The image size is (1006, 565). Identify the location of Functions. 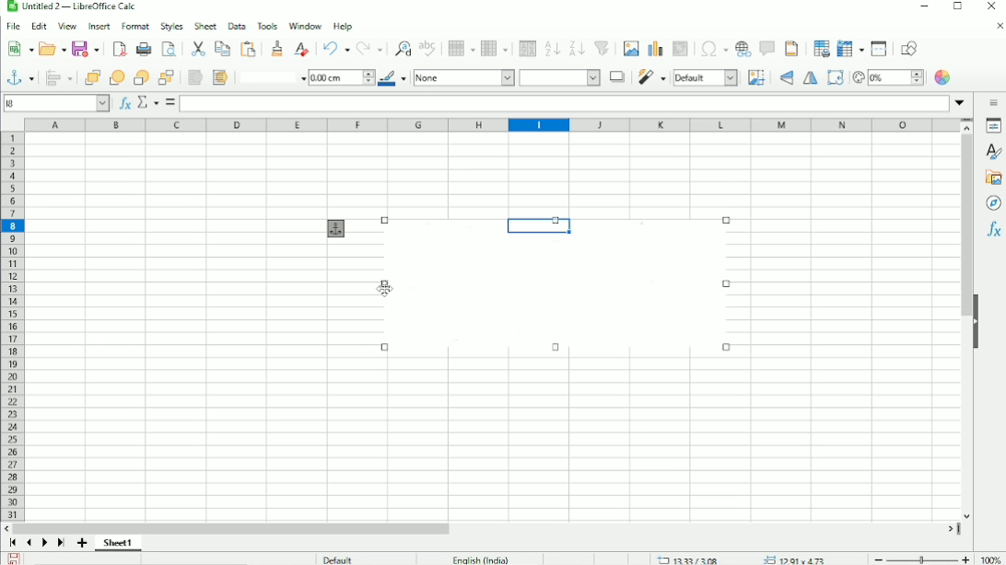
(993, 231).